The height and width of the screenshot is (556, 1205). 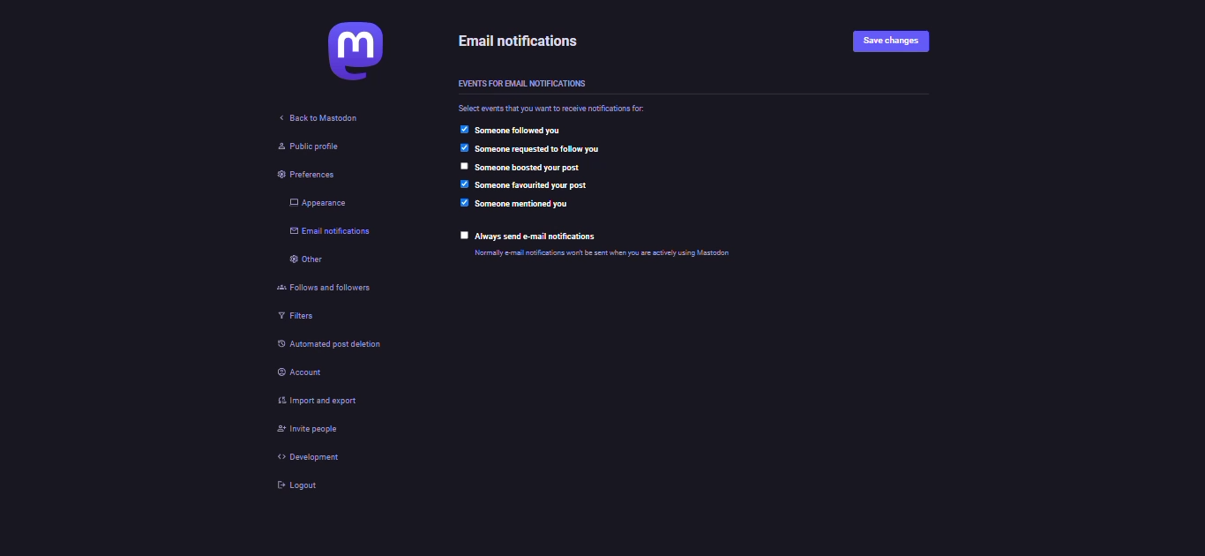 I want to click on filters, so click(x=289, y=318).